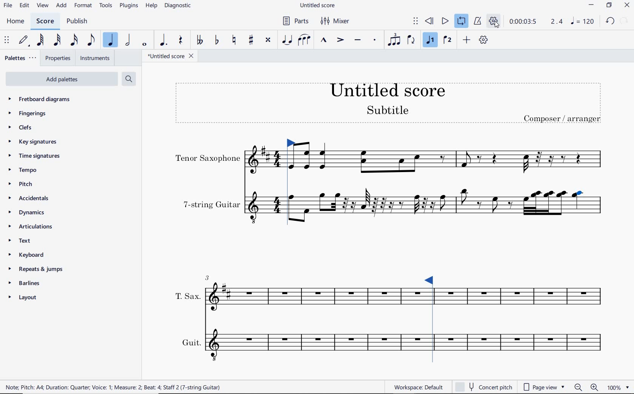 Image resolution: width=634 pixels, height=394 pixels. What do you see at coordinates (411, 40) in the screenshot?
I see `FLIP DIRECTION` at bounding box center [411, 40].